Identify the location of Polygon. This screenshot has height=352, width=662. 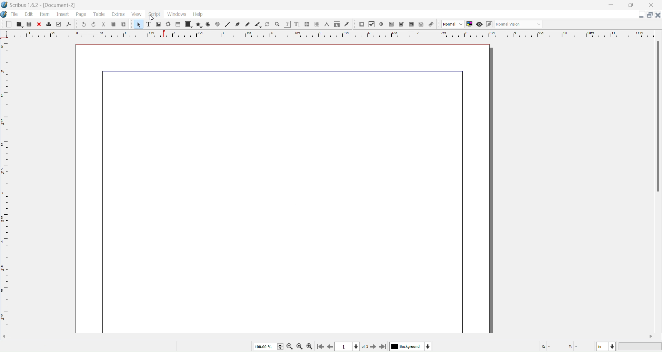
(199, 25).